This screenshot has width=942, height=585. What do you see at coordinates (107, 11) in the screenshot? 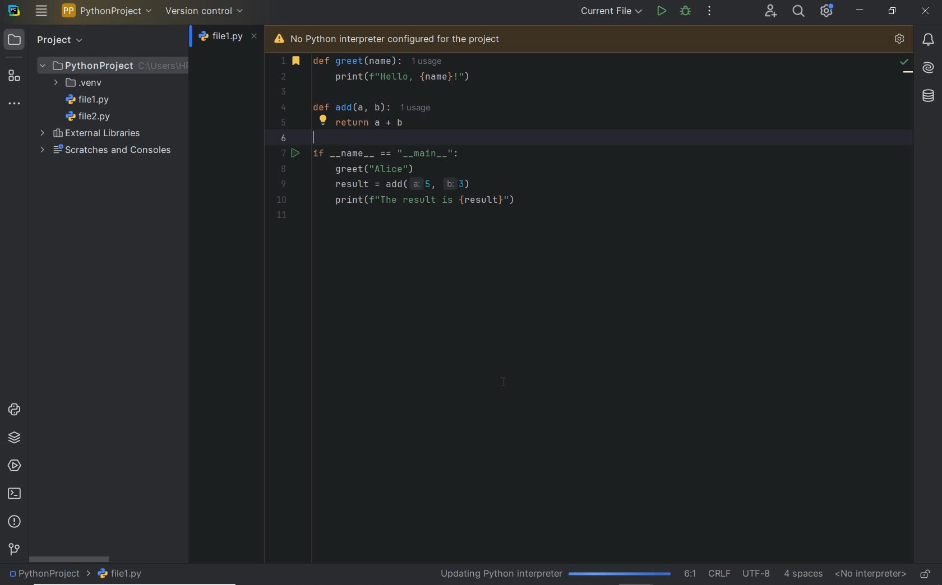
I see `project name` at bounding box center [107, 11].